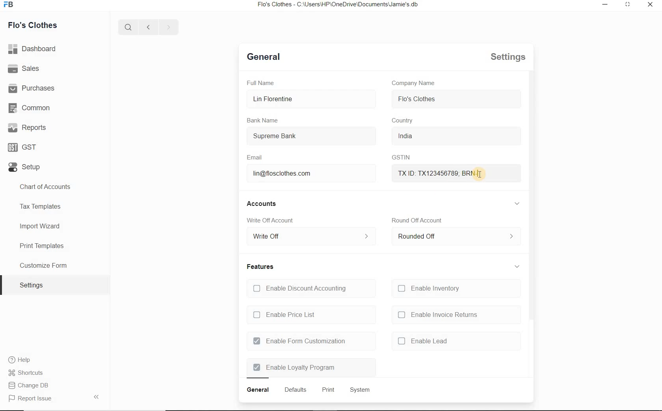 The image size is (662, 411). What do you see at coordinates (418, 174) in the screenshot?
I see `mouse pointer` at bounding box center [418, 174].